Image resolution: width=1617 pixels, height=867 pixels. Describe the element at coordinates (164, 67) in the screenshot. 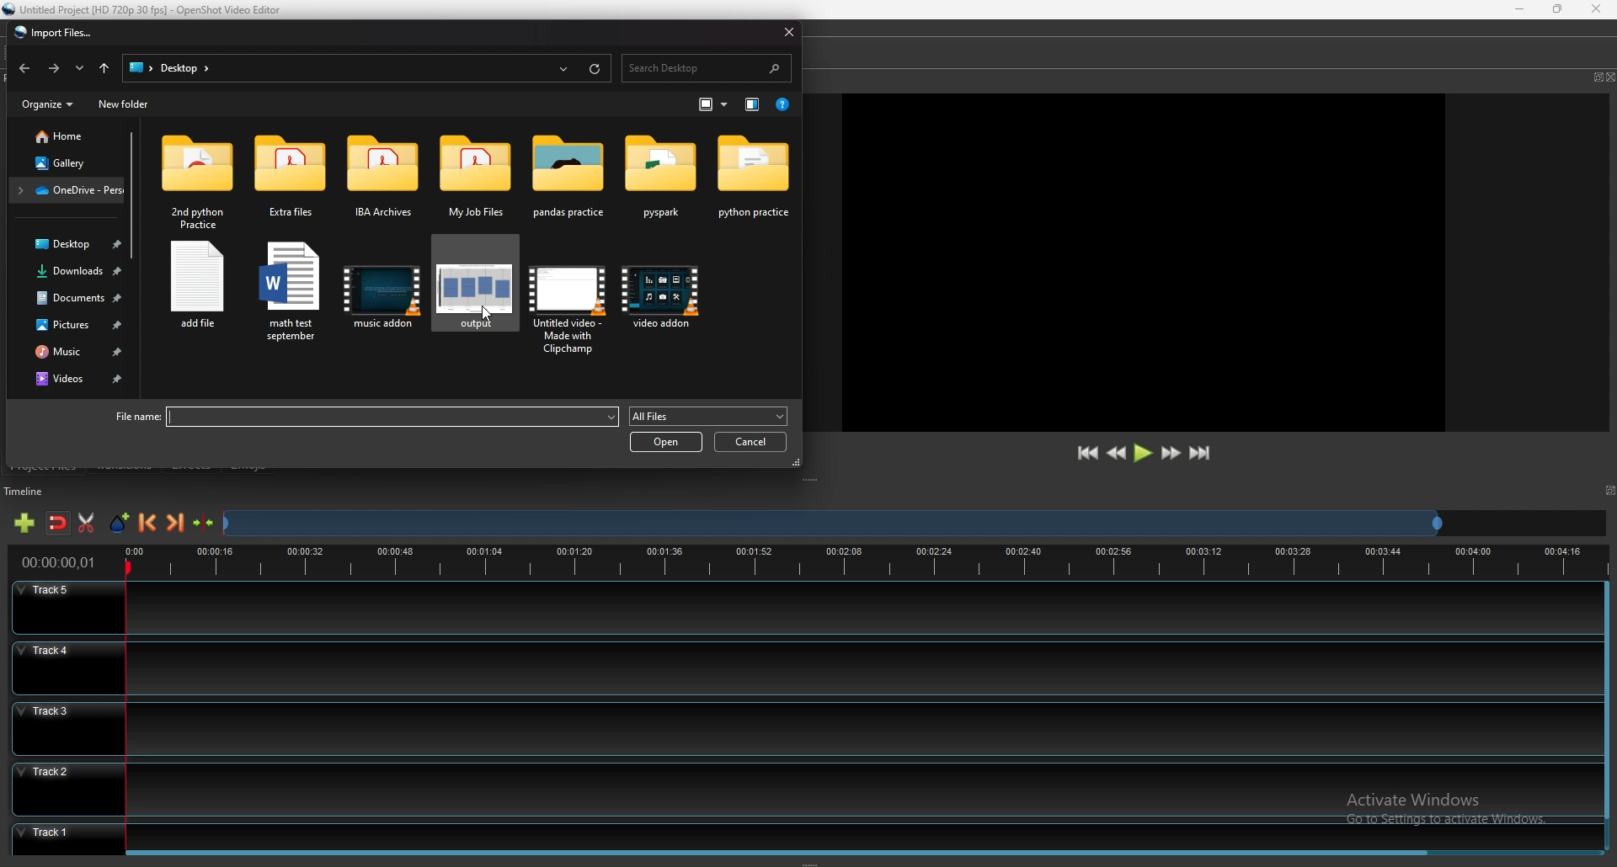

I see `desktop` at that location.